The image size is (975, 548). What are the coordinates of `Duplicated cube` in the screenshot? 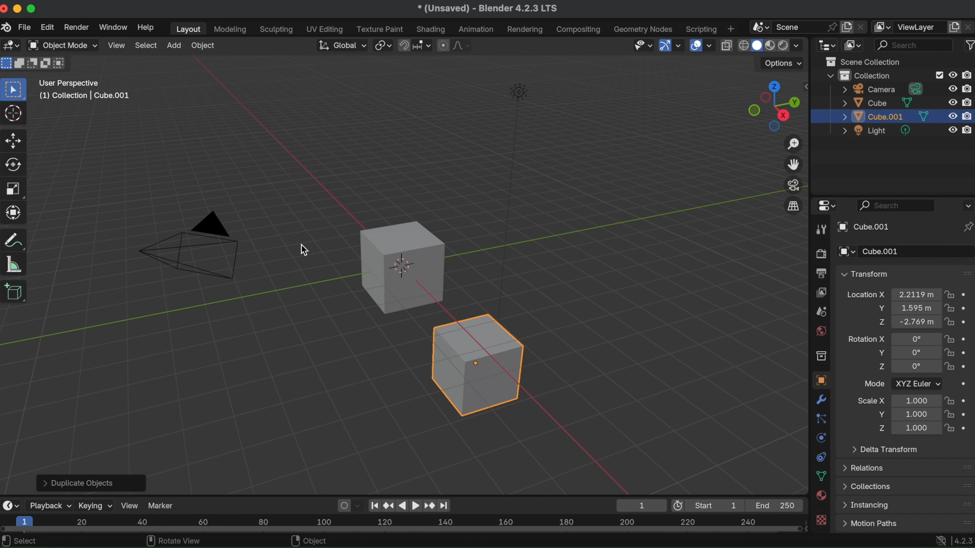 It's located at (479, 365).